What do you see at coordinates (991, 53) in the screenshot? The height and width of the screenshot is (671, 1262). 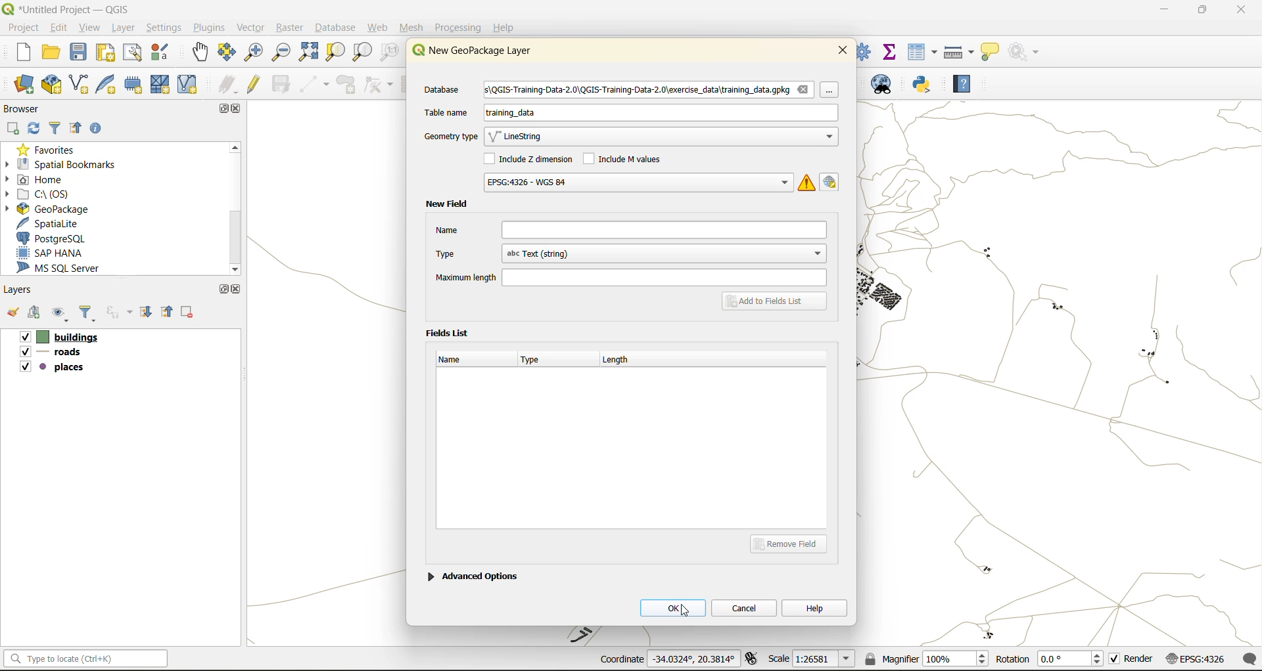 I see `show tips` at bounding box center [991, 53].